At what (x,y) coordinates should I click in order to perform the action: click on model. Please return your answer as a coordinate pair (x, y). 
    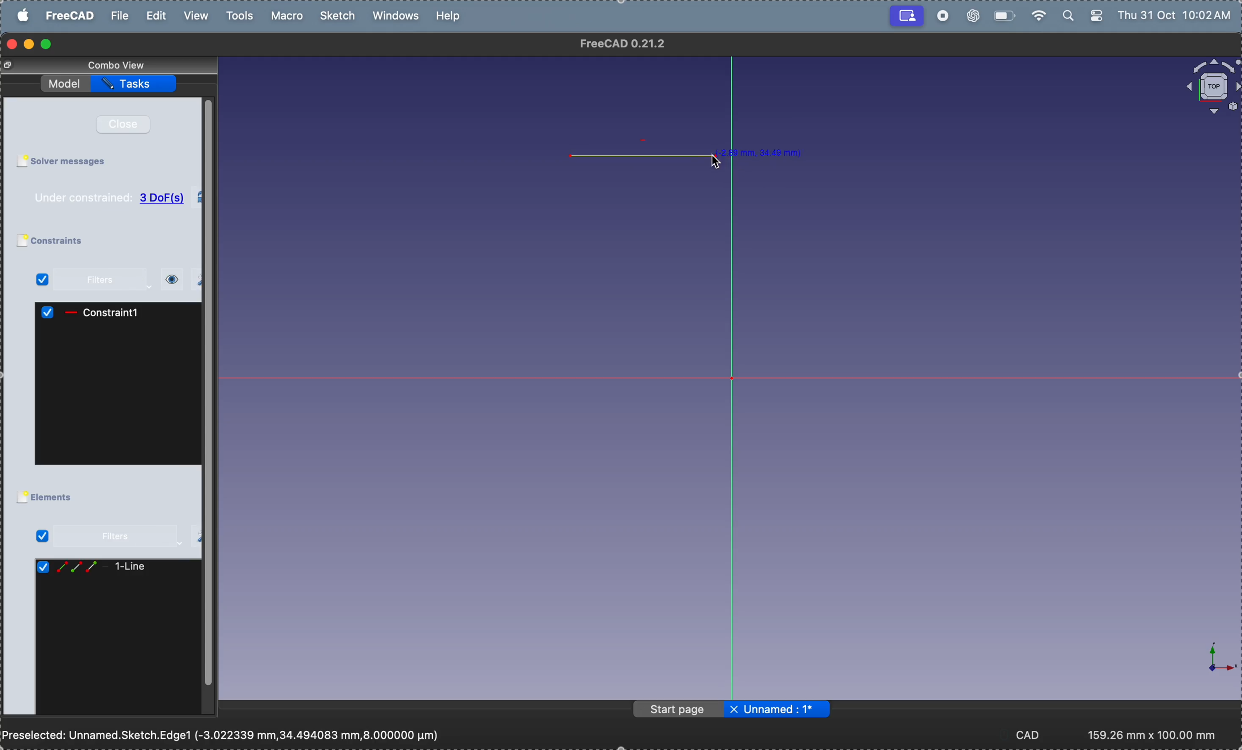
    Looking at the image, I should click on (66, 82).